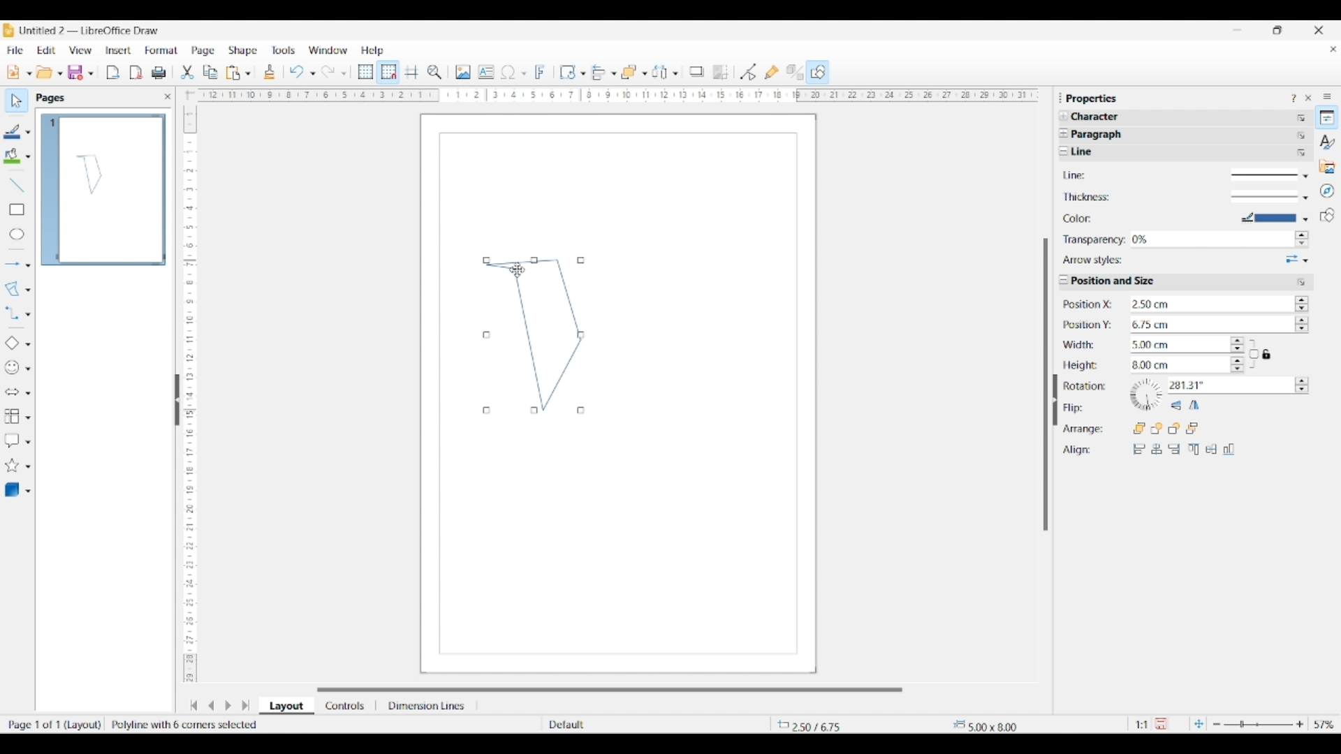 The height and width of the screenshot is (754, 1341). Describe the element at coordinates (76, 72) in the screenshot. I see `Selected save option` at that location.